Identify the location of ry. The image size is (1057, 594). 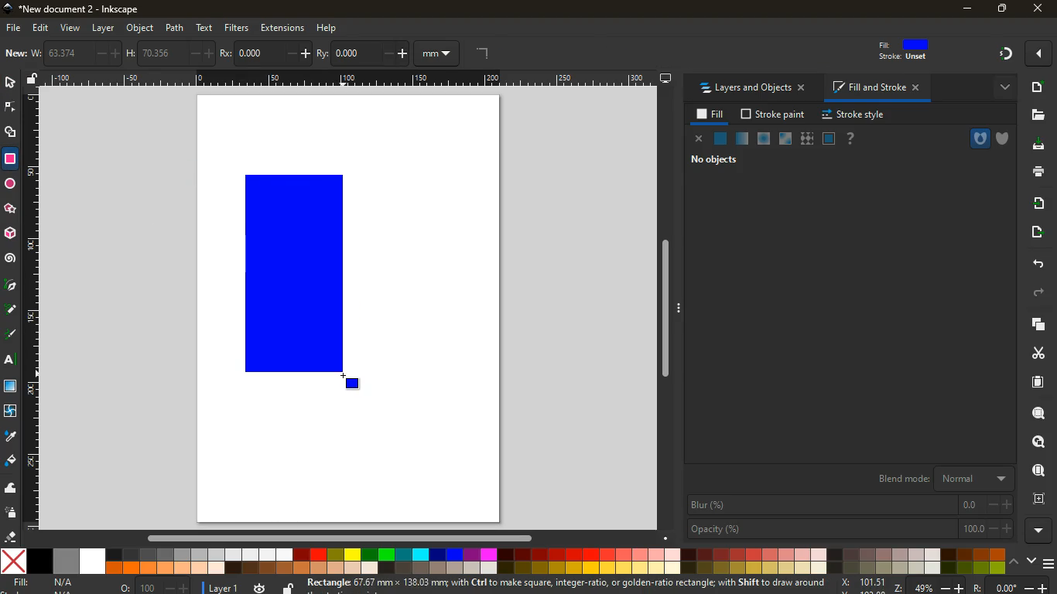
(363, 53).